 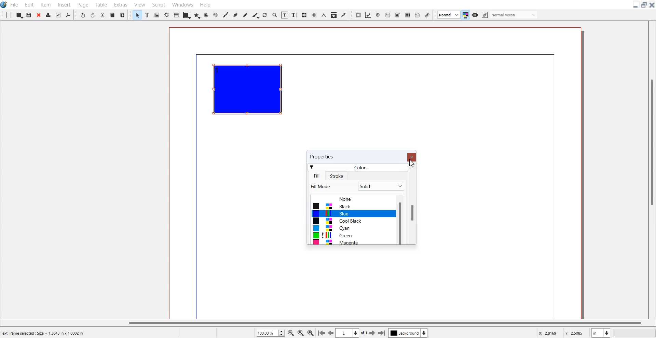 I want to click on Text Annotation, so click(x=417, y=15).